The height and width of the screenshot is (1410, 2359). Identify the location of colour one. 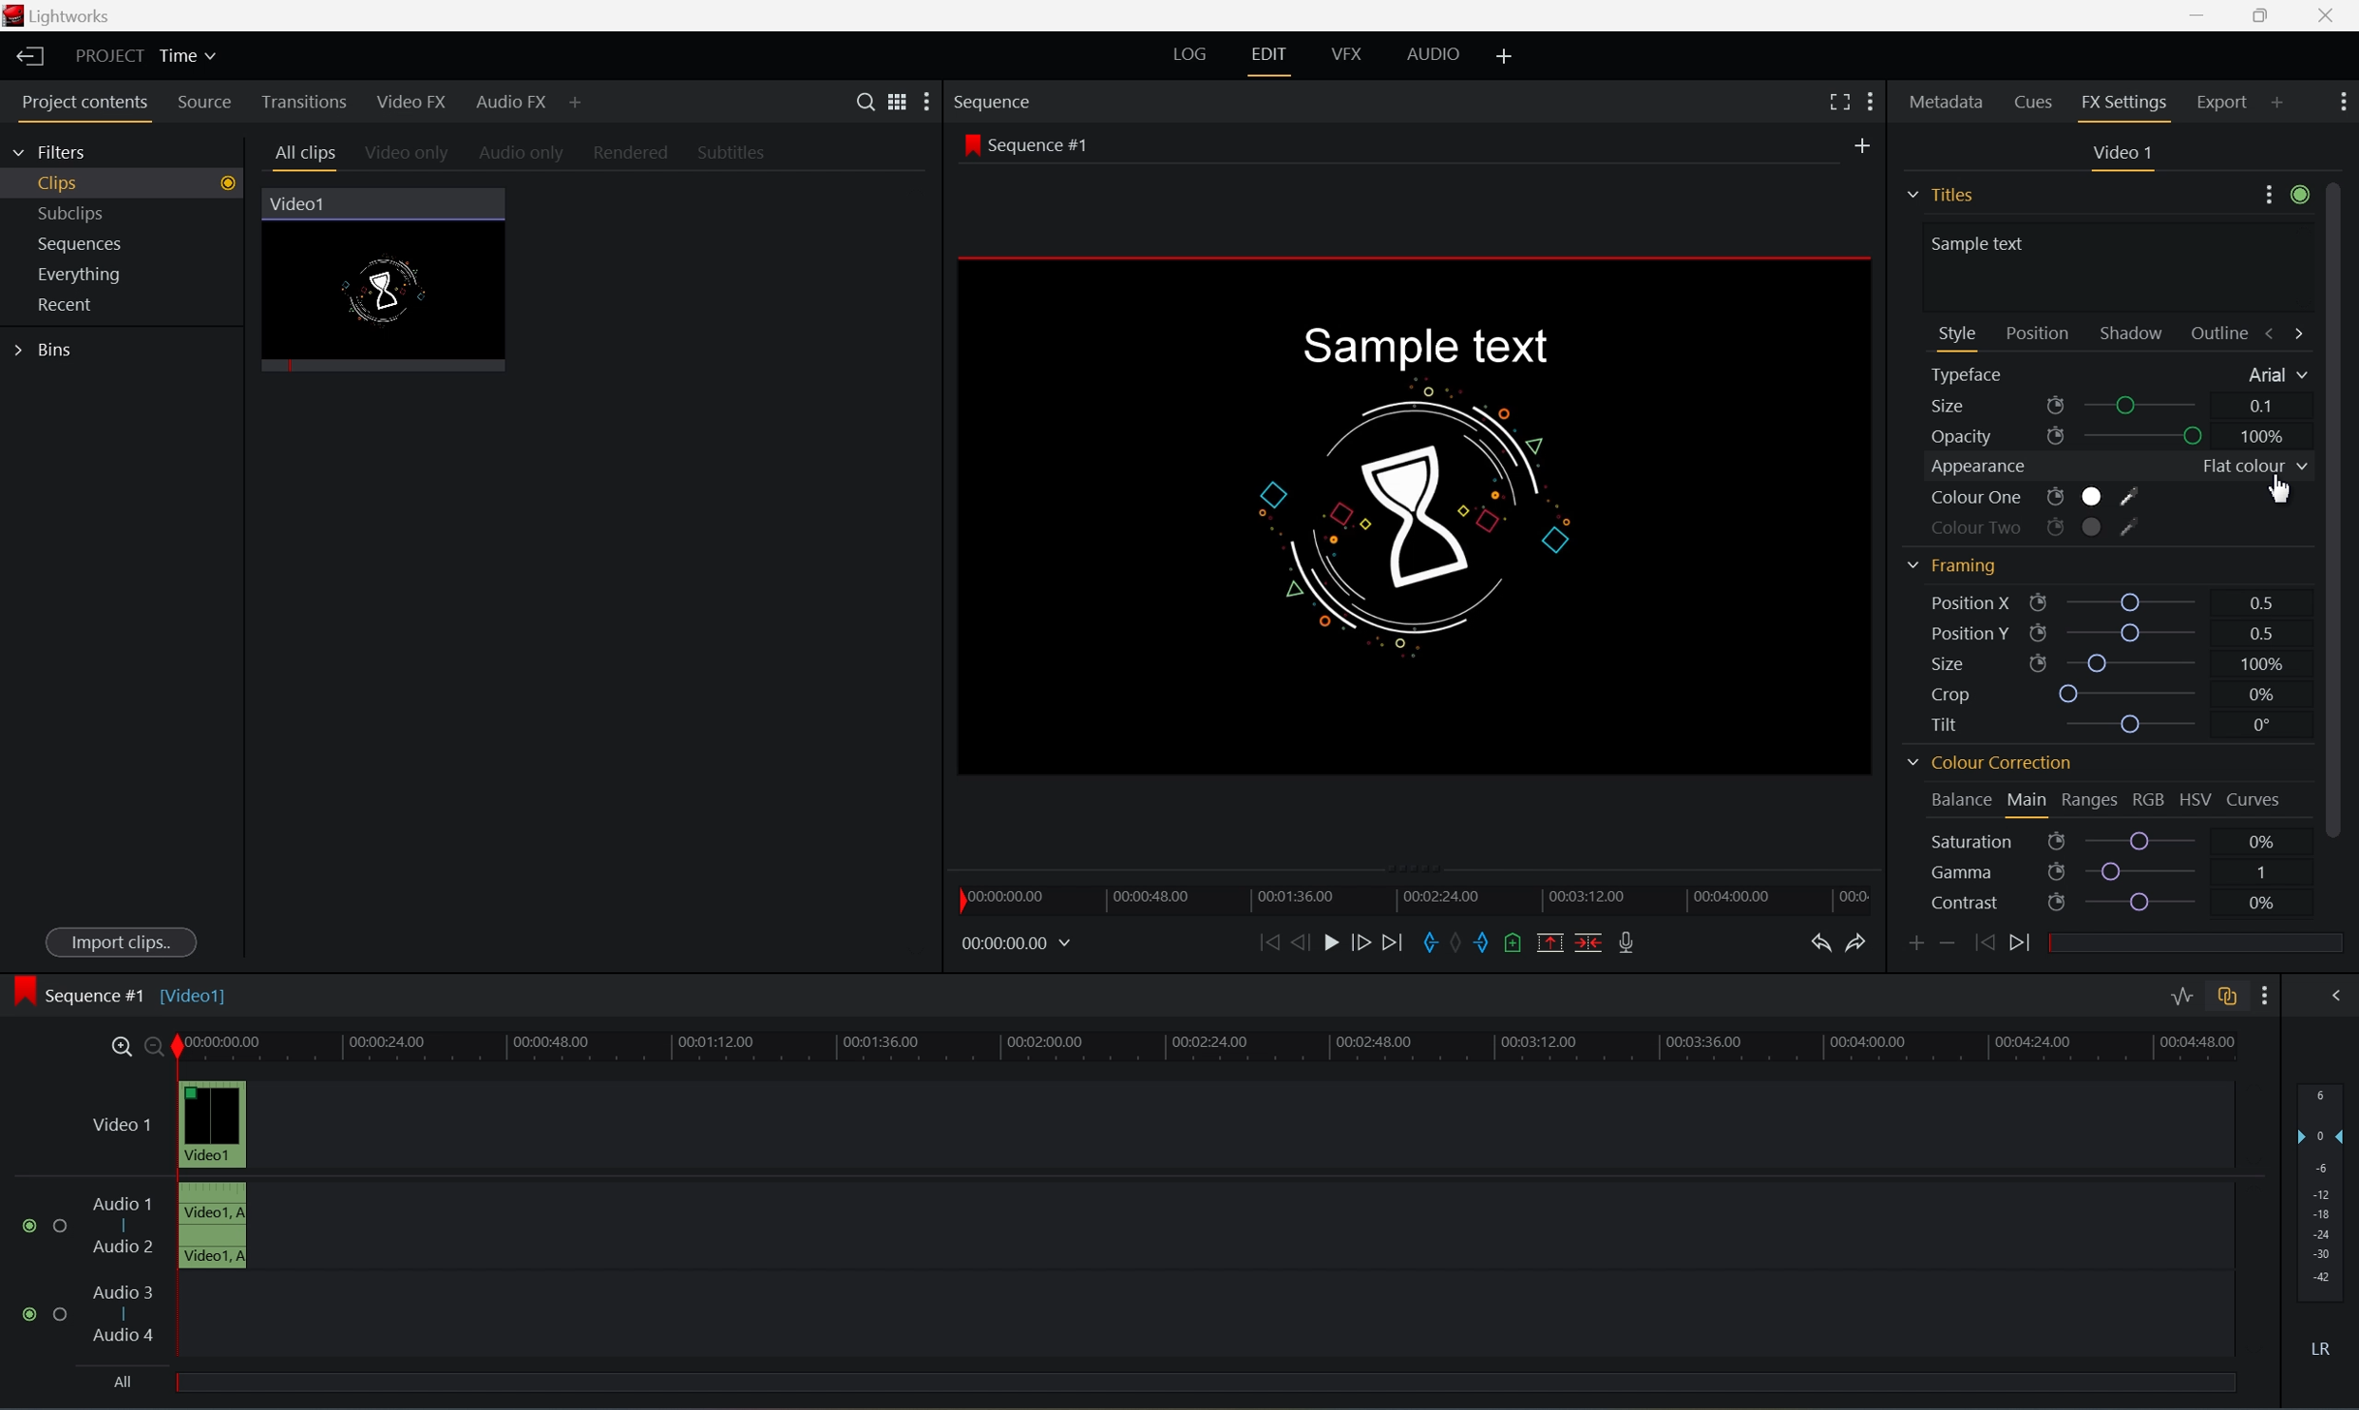
(2033, 500).